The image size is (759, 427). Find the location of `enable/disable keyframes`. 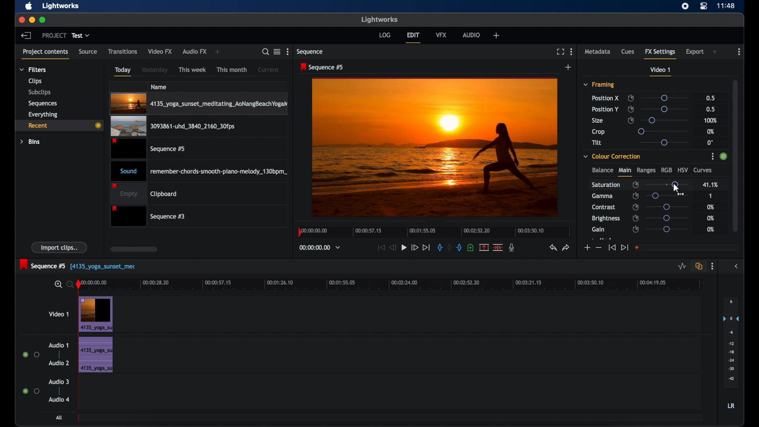

enable/disable keyframes is located at coordinates (631, 98).